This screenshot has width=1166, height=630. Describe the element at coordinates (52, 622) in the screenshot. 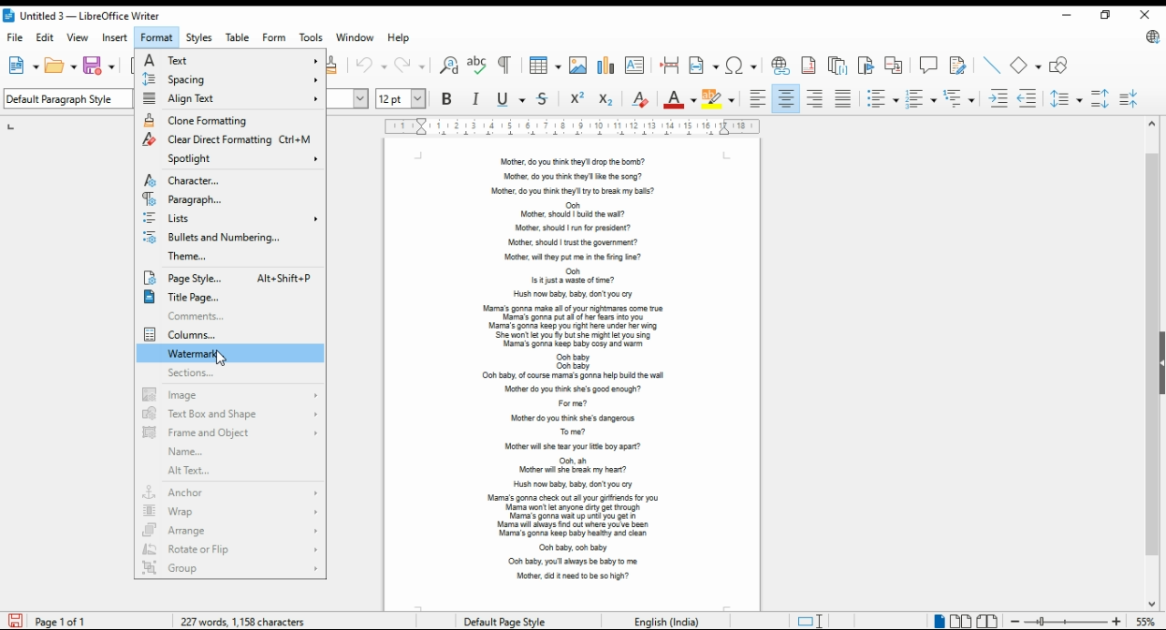

I see `page info` at that location.